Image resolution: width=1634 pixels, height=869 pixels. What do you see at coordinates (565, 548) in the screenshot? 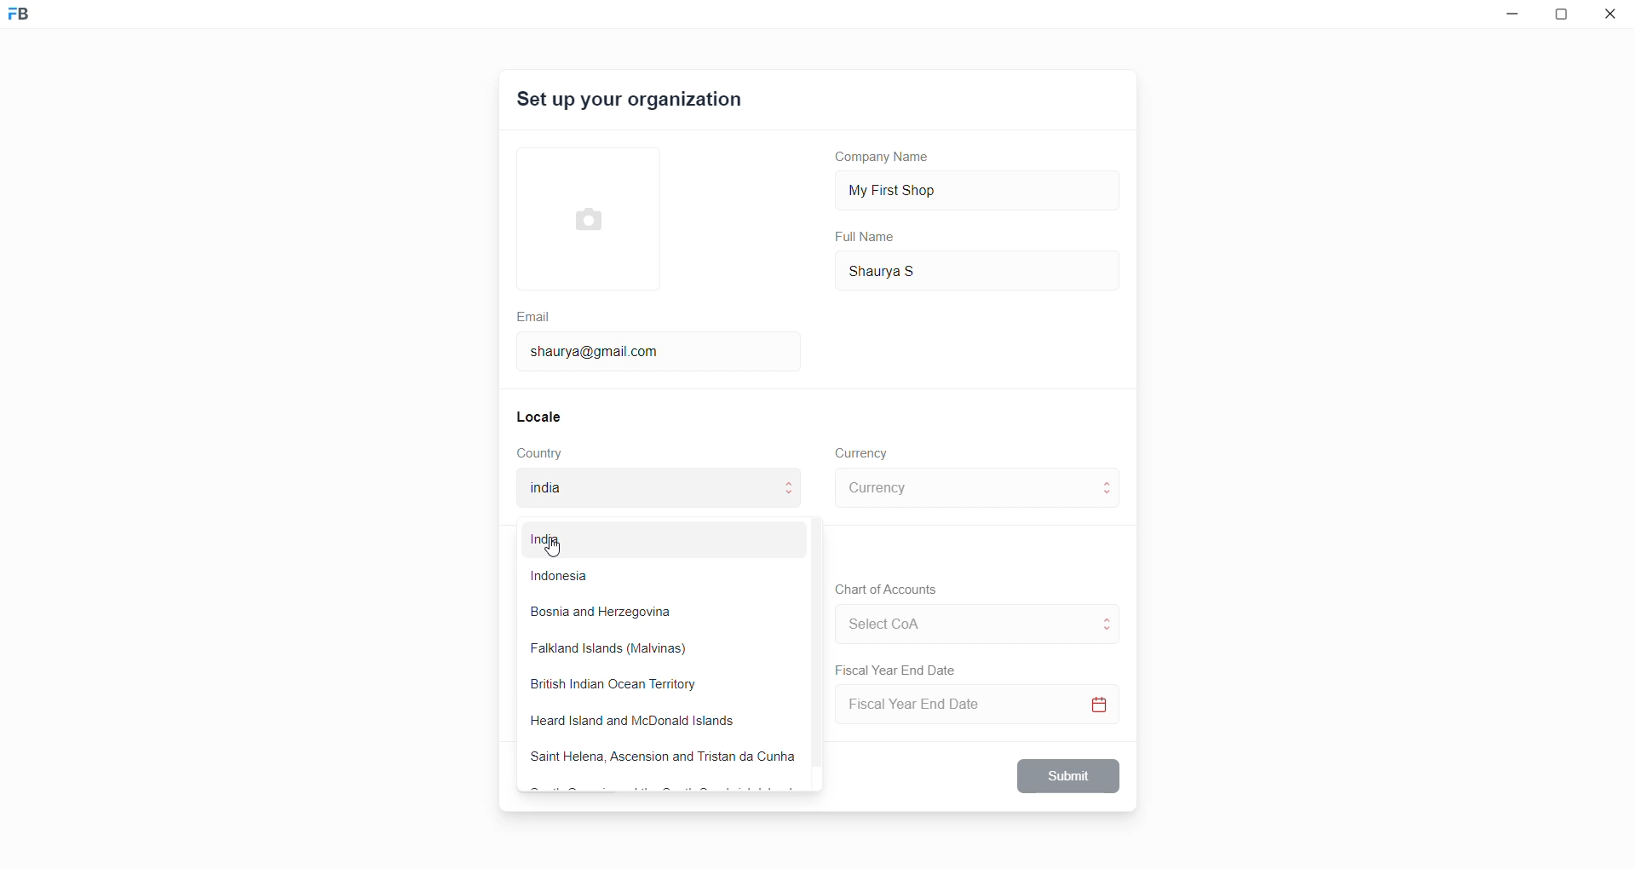
I see `cursor` at bounding box center [565, 548].